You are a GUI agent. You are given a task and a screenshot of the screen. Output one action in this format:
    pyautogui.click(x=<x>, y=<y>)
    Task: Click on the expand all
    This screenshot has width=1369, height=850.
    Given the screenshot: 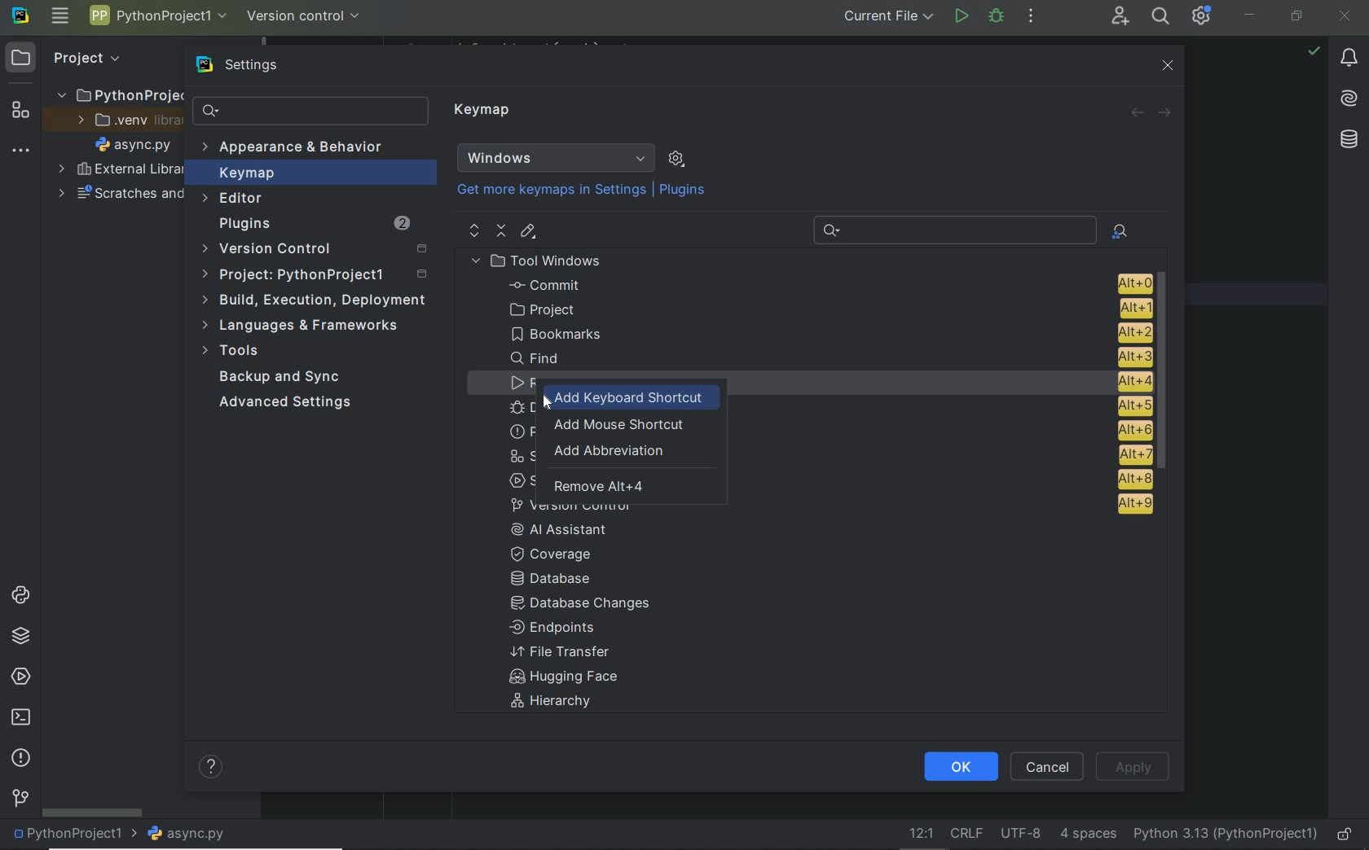 What is the action you would take?
    pyautogui.click(x=473, y=230)
    